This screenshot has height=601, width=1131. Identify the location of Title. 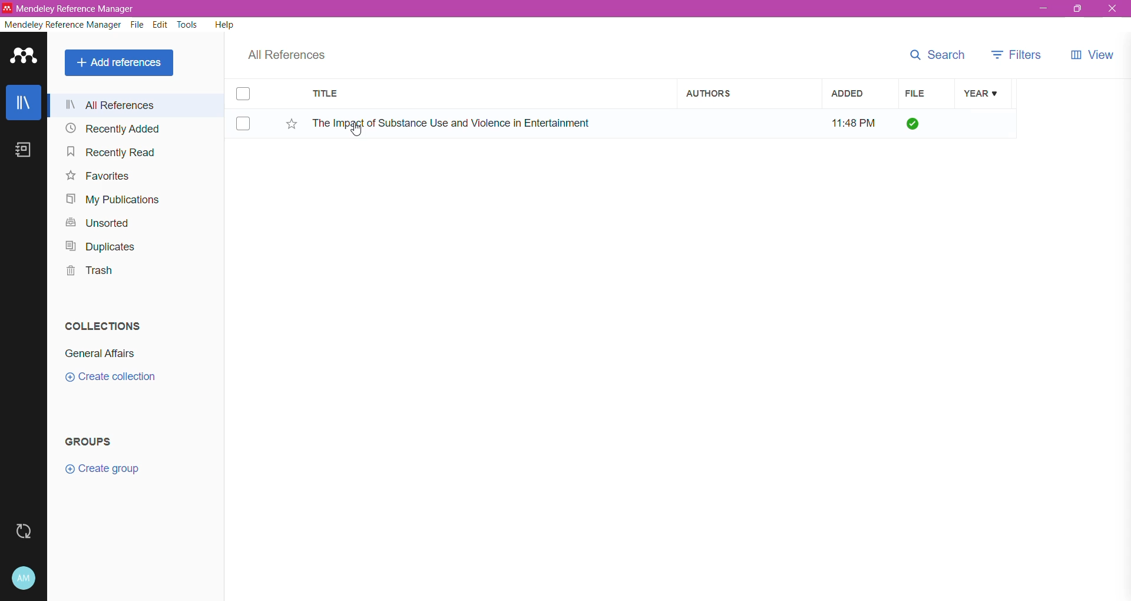
(487, 93).